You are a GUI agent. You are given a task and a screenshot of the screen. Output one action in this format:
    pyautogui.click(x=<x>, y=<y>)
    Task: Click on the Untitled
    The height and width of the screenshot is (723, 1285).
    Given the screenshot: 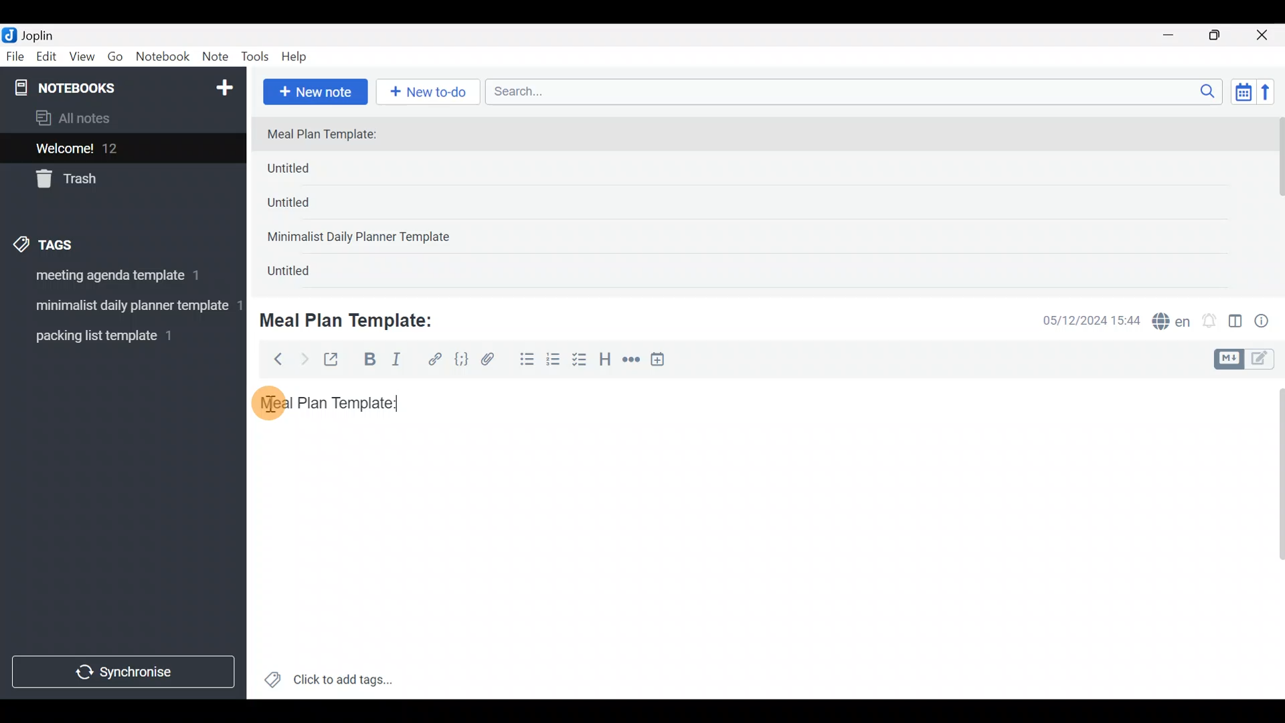 What is the action you would take?
    pyautogui.click(x=304, y=274)
    